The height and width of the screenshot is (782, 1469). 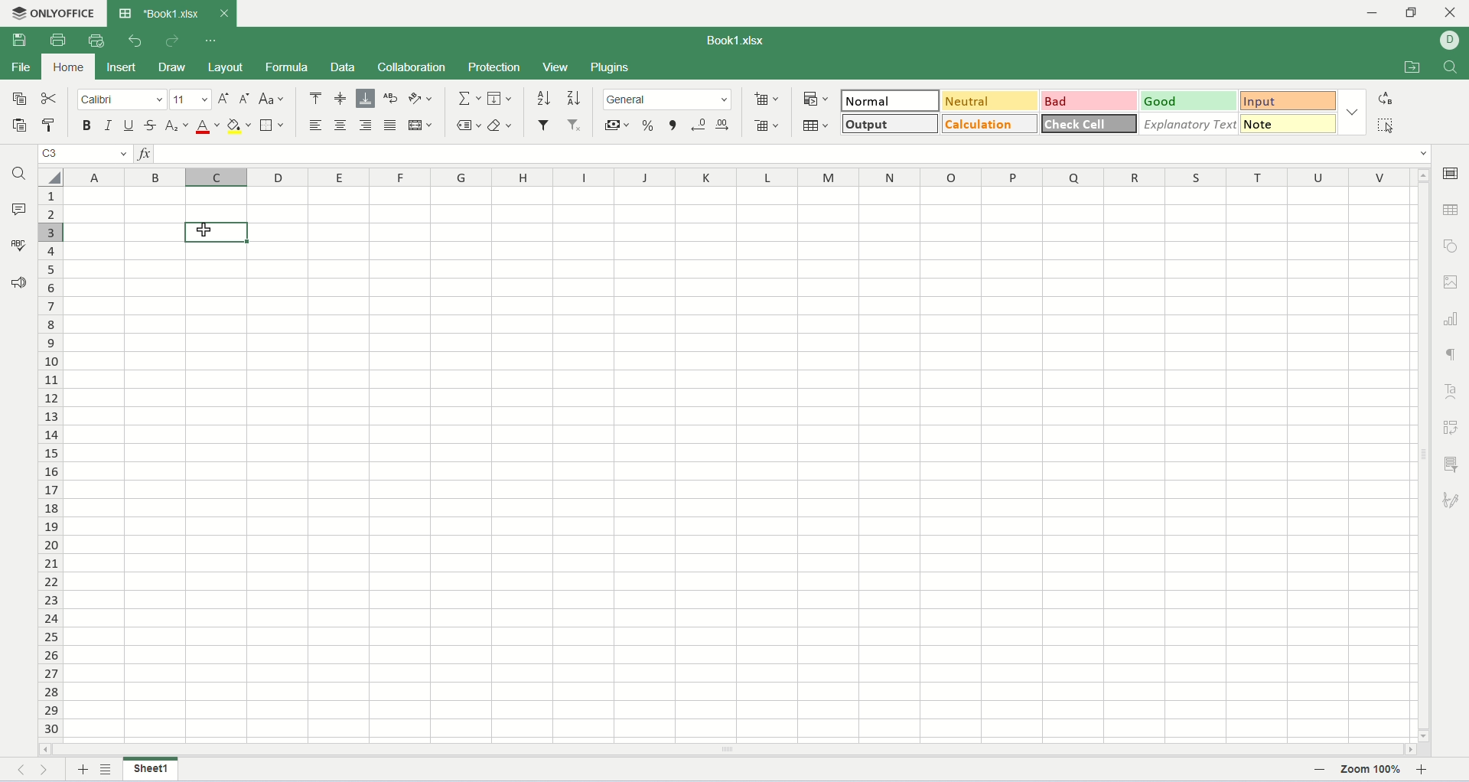 I want to click on comma style, so click(x=675, y=124).